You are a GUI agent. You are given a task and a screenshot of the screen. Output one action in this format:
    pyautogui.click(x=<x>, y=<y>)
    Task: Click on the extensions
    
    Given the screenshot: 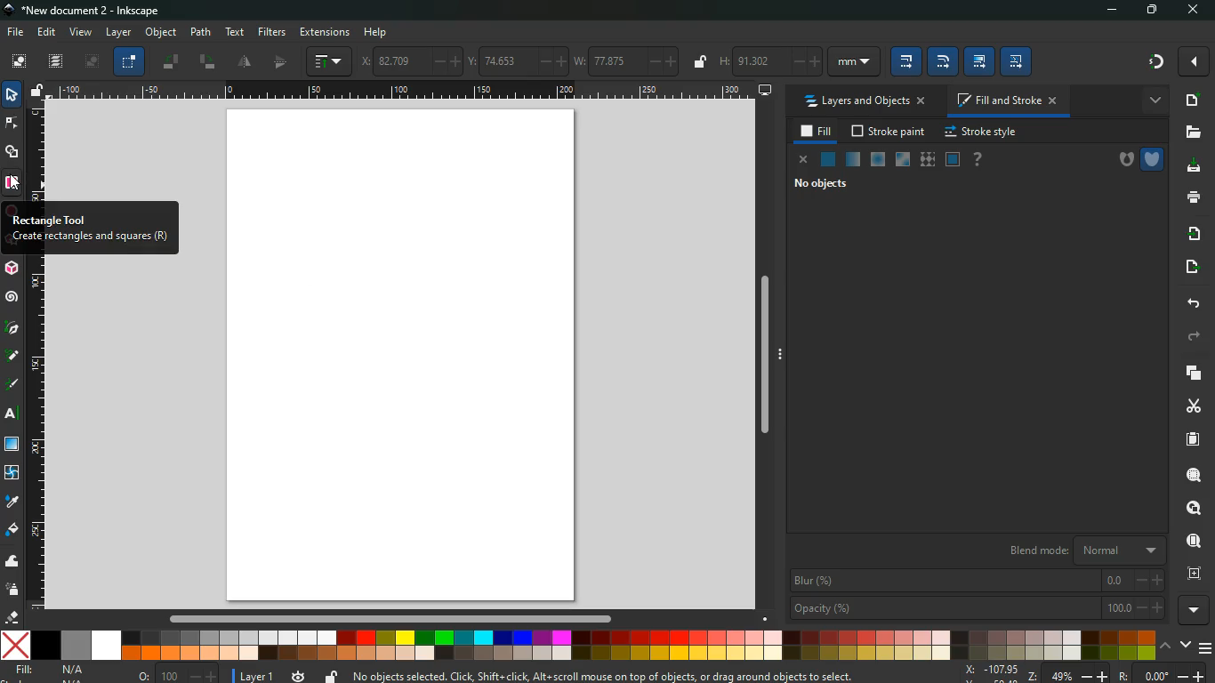 What is the action you would take?
    pyautogui.click(x=325, y=32)
    